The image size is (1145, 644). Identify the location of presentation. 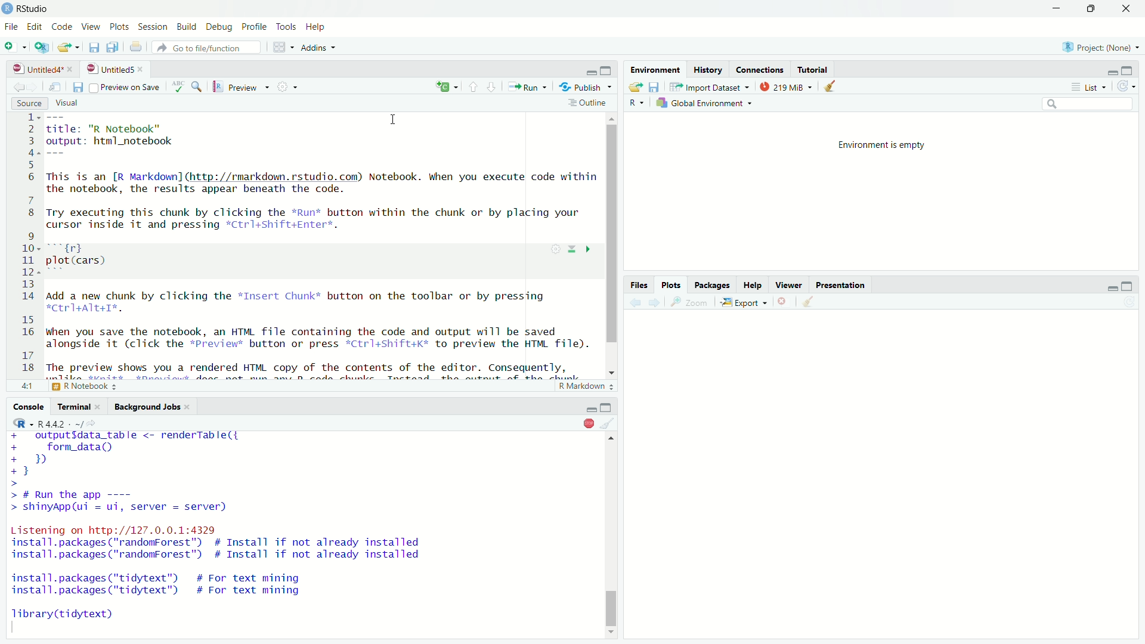
(841, 285).